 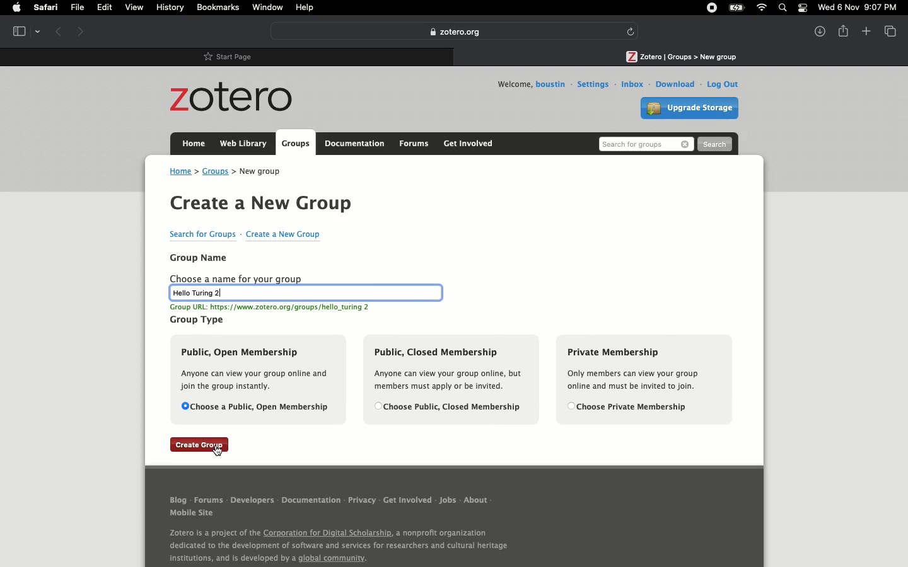 What do you see at coordinates (407, 501) in the screenshot?
I see `Get involved` at bounding box center [407, 501].